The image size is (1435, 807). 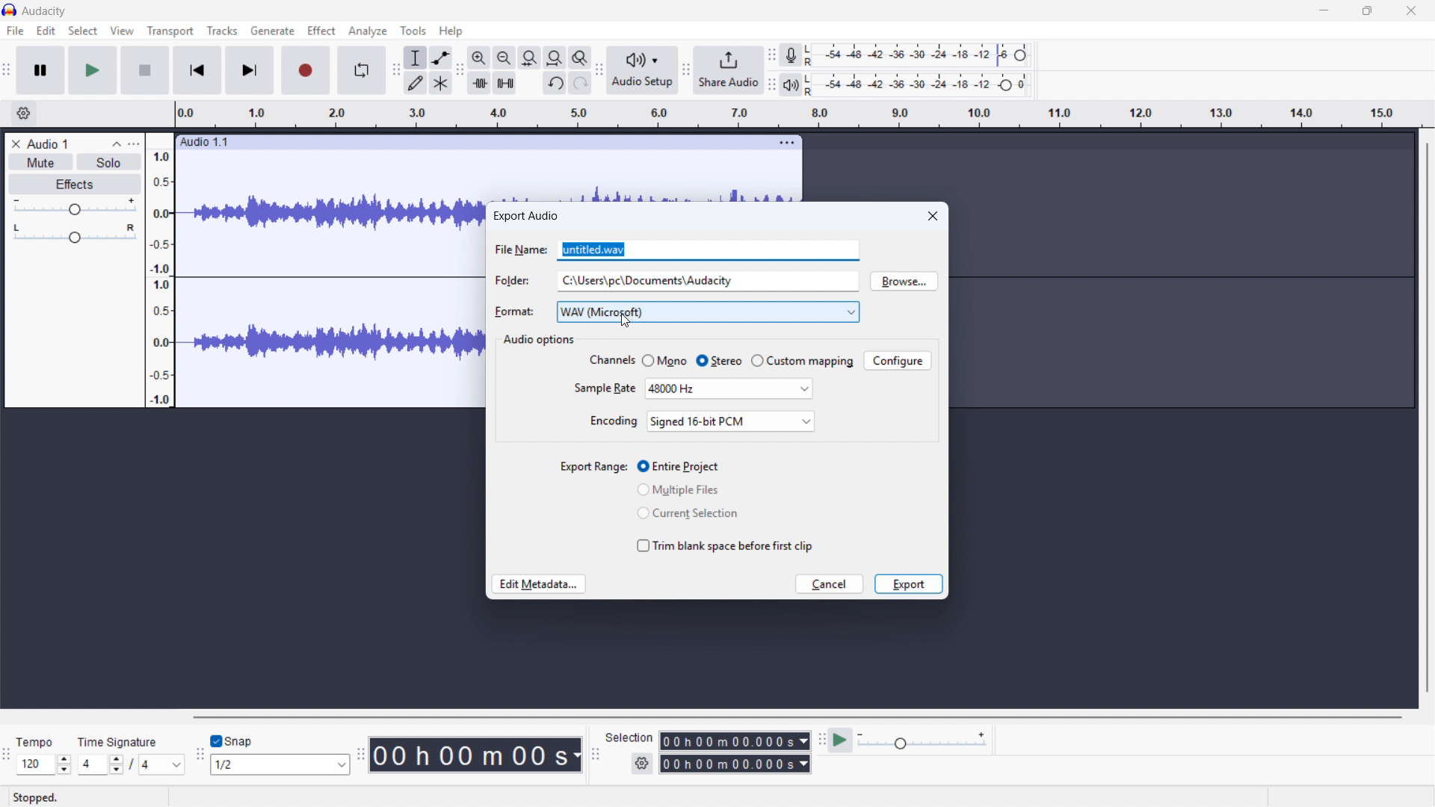 What do you see at coordinates (904, 281) in the screenshot?
I see `Browse location ` at bounding box center [904, 281].